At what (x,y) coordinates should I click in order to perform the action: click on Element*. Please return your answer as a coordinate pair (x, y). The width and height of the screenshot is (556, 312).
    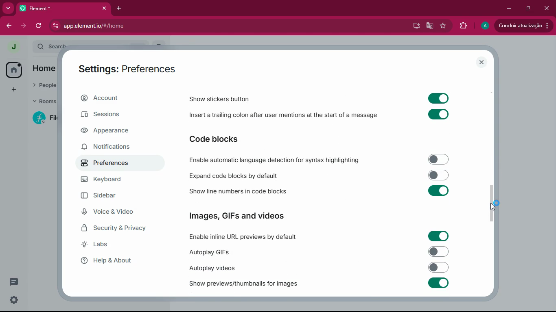
    Looking at the image, I should click on (52, 8).